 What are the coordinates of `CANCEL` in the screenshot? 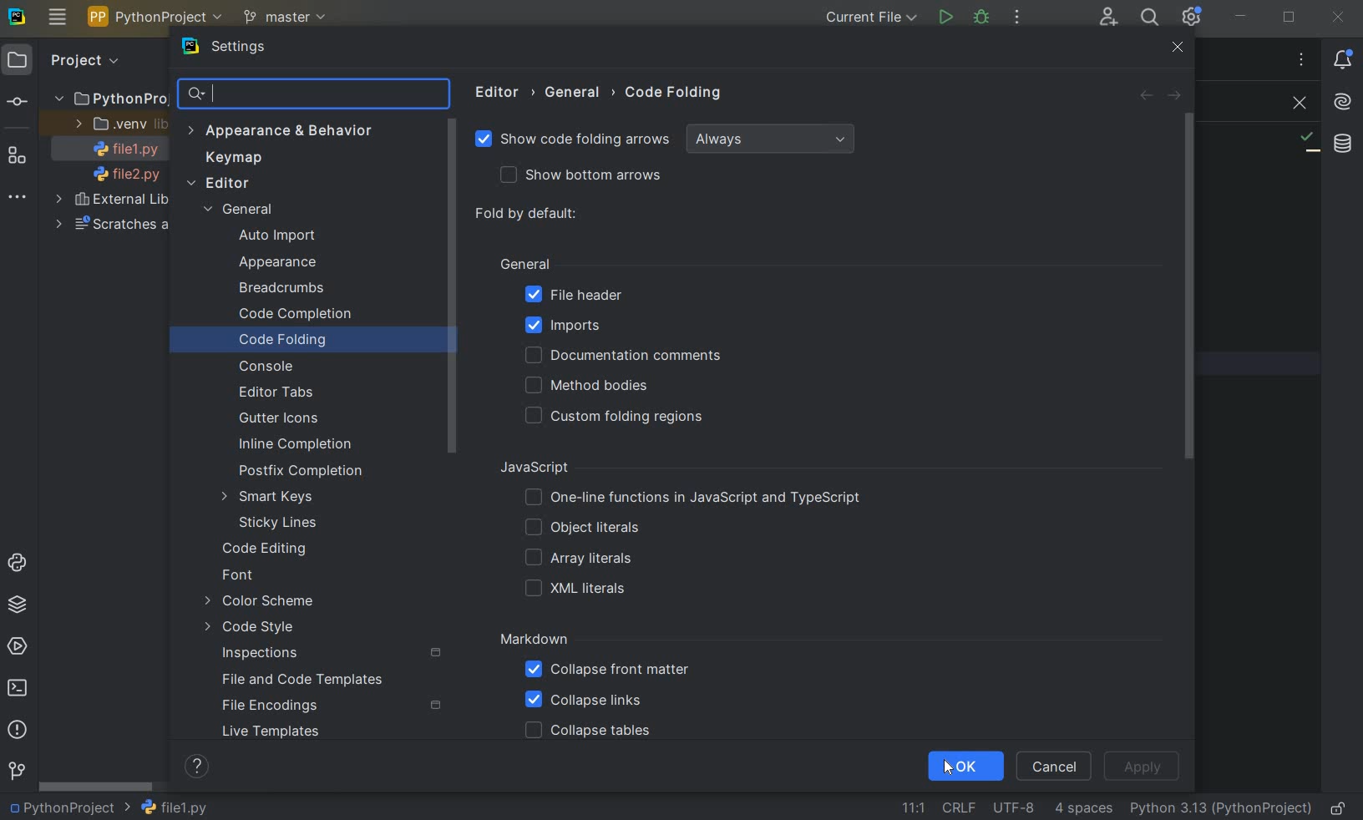 It's located at (1056, 765).